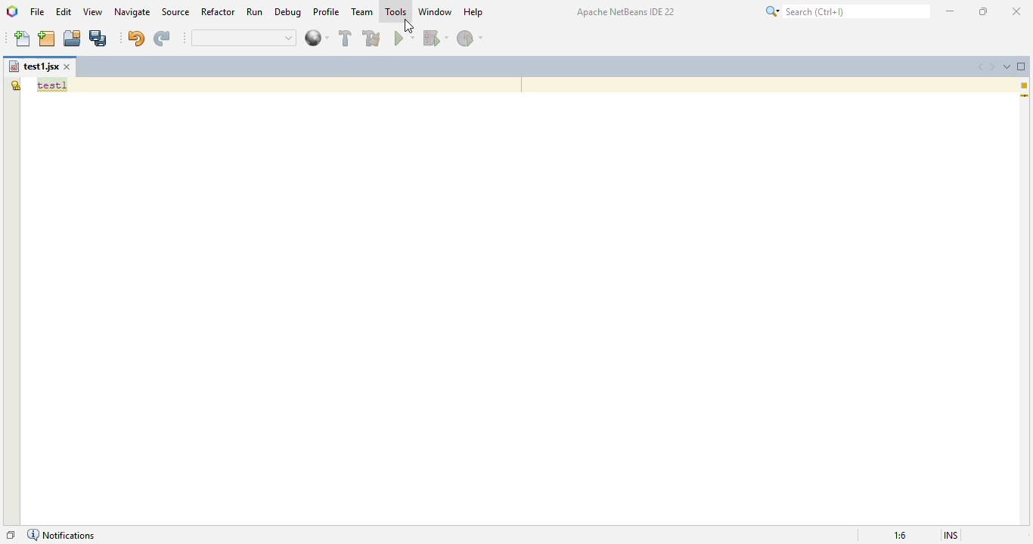 The height and width of the screenshot is (544, 1033). I want to click on 1 warning, so click(1026, 85).